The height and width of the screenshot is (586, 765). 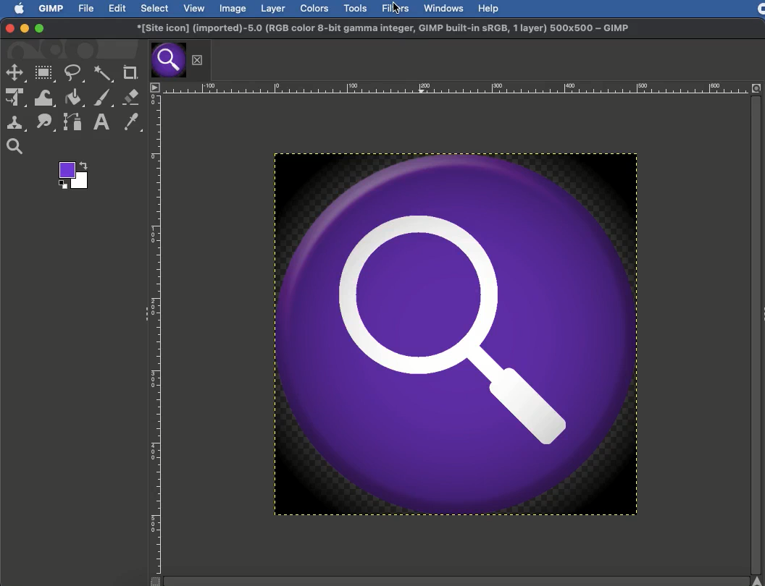 What do you see at coordinates (14, 148) in the screenshot?
I see `Magnify` at bounding box center [14, 148].